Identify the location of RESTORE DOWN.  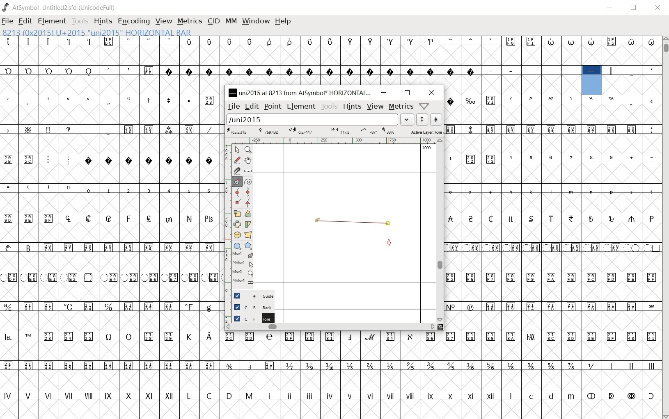
(635, 8).